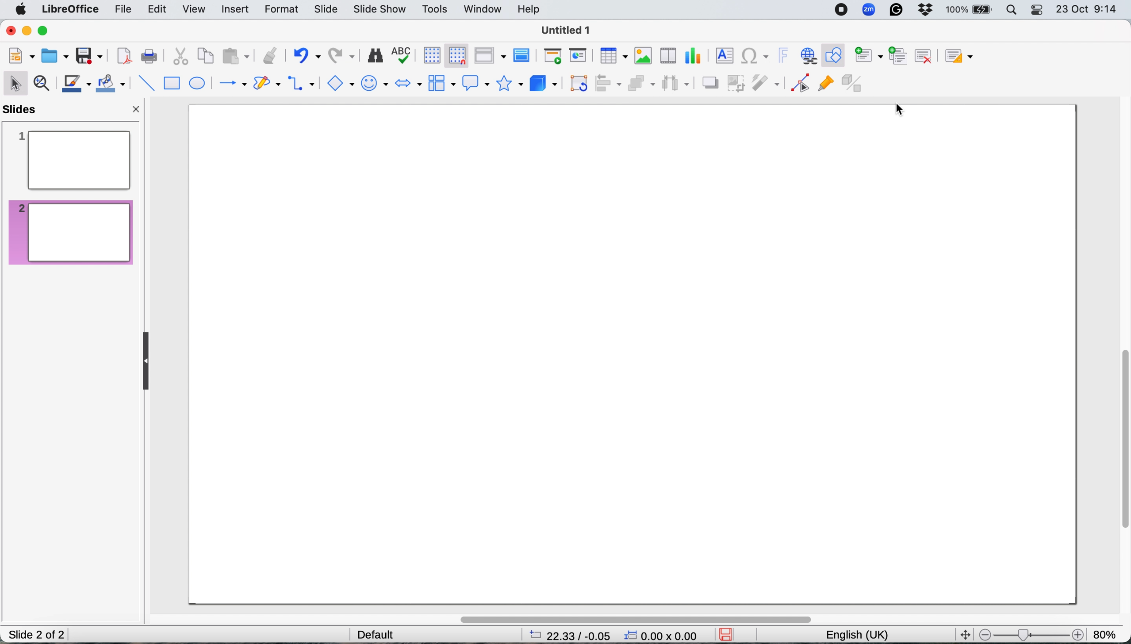 This screenshot has height=644, width=1131. What do you see at coordinates (142, 362) in the screenshot?
I see `collapse` at bounding box center [142, 362].